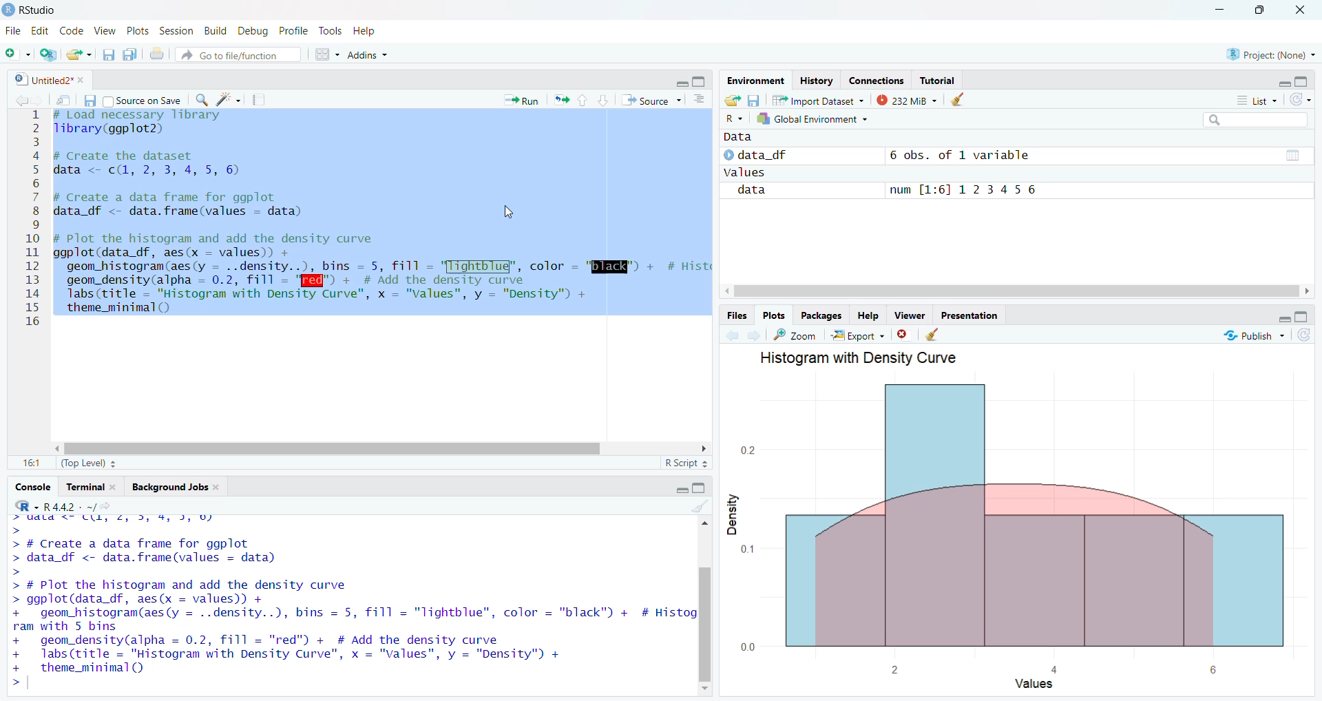 This screenshot has height=701, width=1322. Describe the element at coordinates (1040, 685) in the screenshot. I see `values` at that location.